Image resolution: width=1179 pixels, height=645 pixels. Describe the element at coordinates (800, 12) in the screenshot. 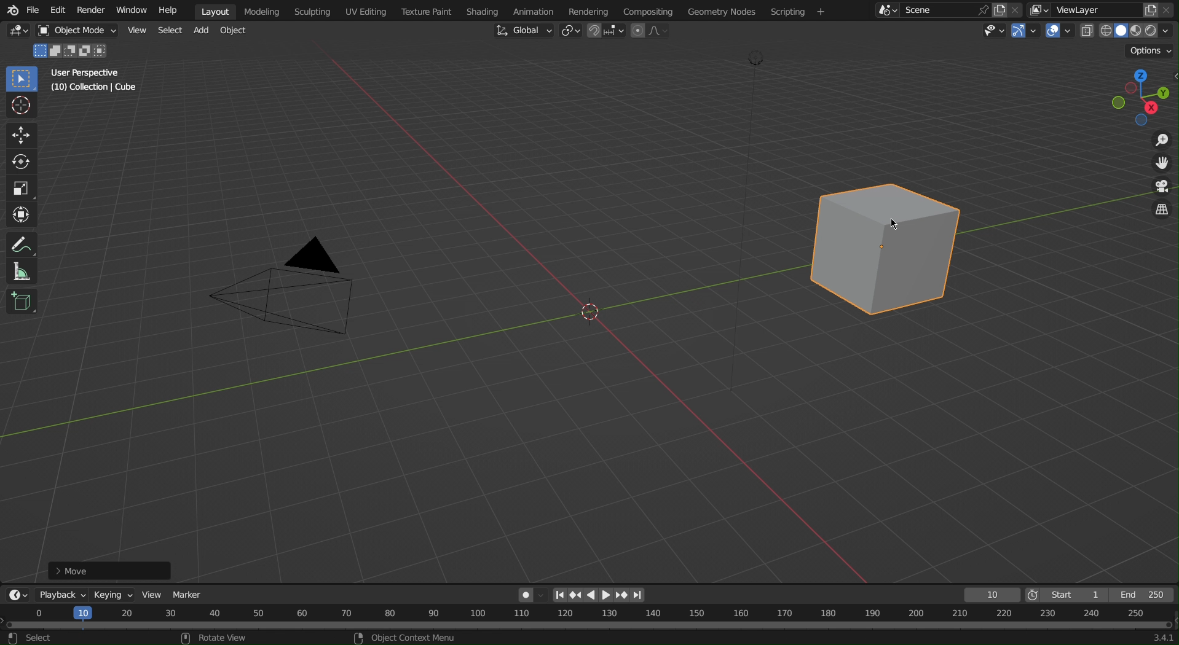

I see `` at that location.